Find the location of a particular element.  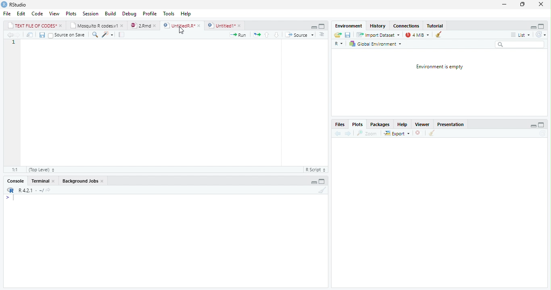

go back to the next source location is located at coordinates (20, 35).